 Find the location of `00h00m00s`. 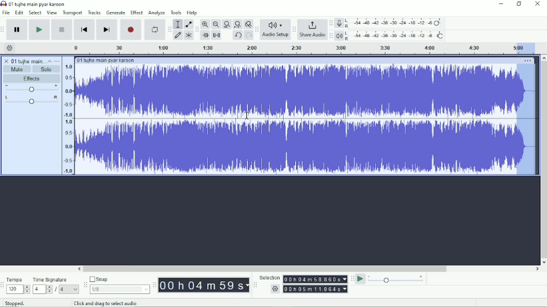

00h00m00s is located at coordinates (204, 285).